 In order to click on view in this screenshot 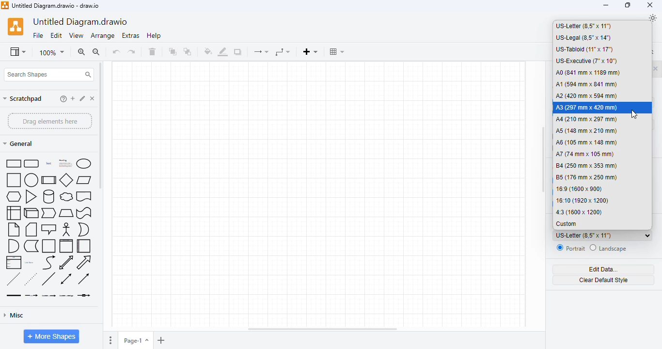, I will do `click(76, 35)`.